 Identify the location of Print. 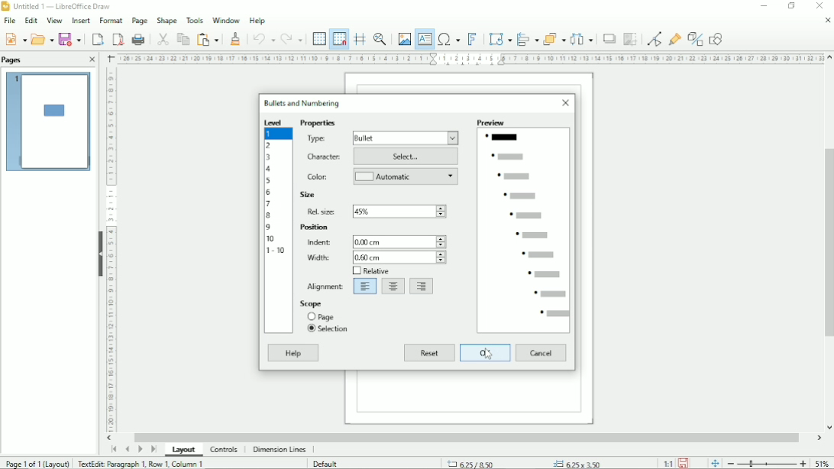
(138, 39).